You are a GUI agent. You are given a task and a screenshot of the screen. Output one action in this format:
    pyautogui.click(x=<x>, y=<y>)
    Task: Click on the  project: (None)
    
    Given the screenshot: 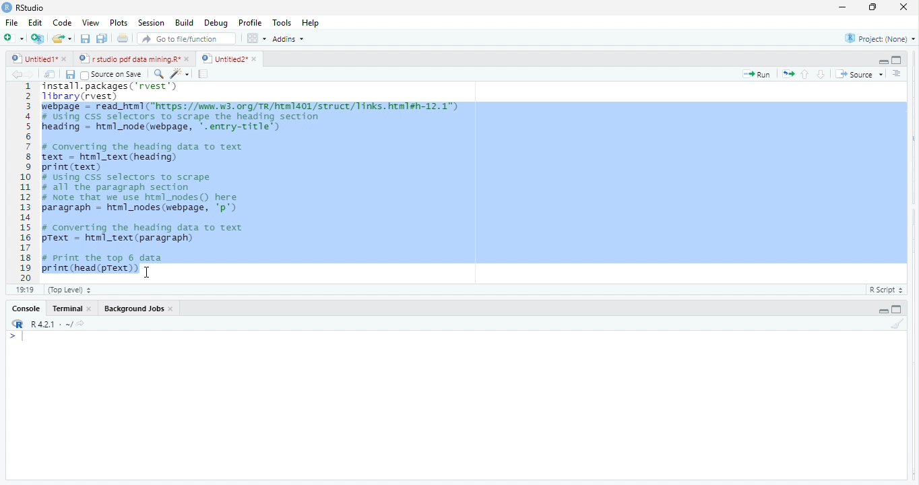 What is the action you would take?
    pyautogui.click(x=881, y=40)
    